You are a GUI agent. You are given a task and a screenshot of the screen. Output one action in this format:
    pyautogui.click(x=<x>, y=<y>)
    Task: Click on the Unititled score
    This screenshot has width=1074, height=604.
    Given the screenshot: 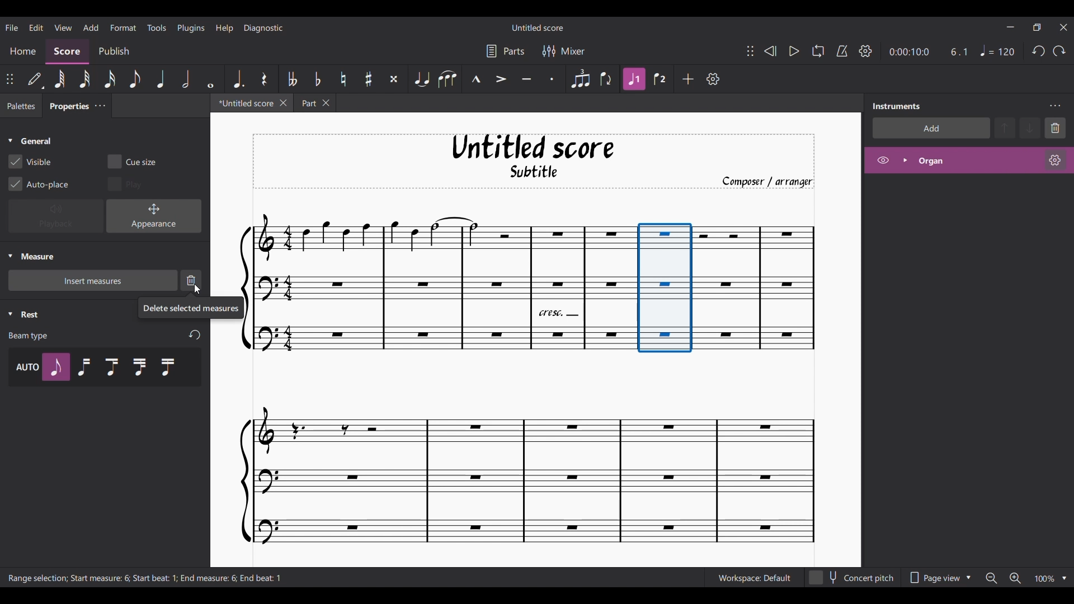 What is the action you would take?
    pyautogui.click(x=243, y=105)
    